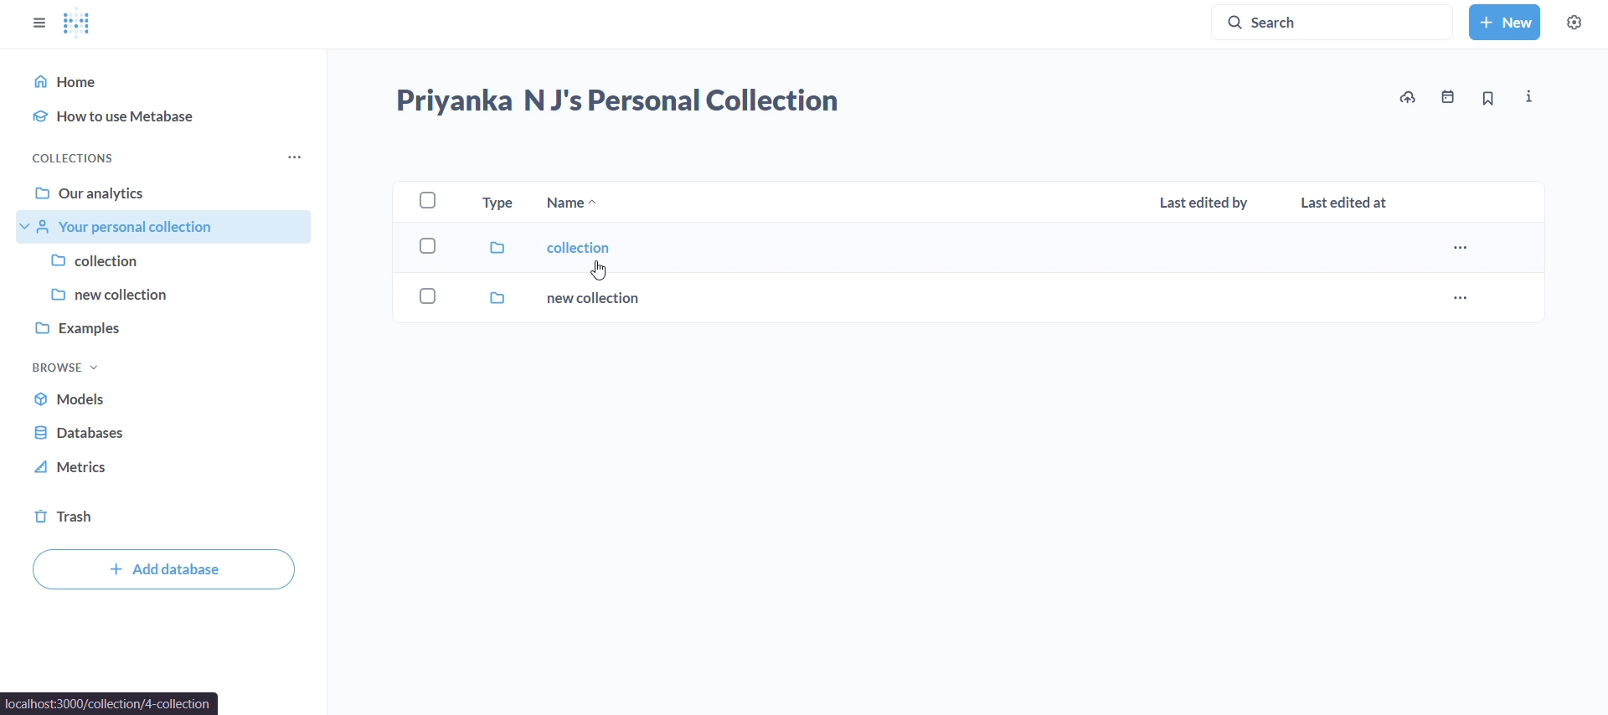 This screenshot has height=715, width=1608. Describe the element at coordinates (600, 270) in the screenshot. I see `cursor` at that location.